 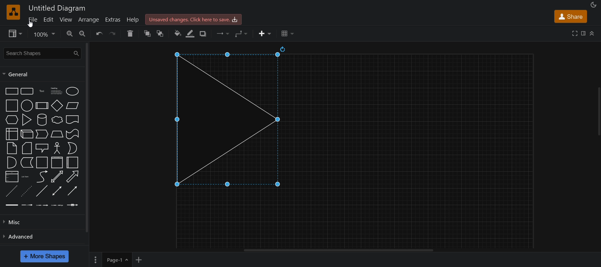 I want to click on dashed line, so click(x=12, y=191).